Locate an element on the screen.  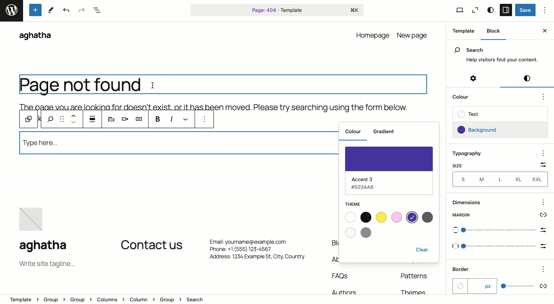
Size is located at coordinates (459, 165).